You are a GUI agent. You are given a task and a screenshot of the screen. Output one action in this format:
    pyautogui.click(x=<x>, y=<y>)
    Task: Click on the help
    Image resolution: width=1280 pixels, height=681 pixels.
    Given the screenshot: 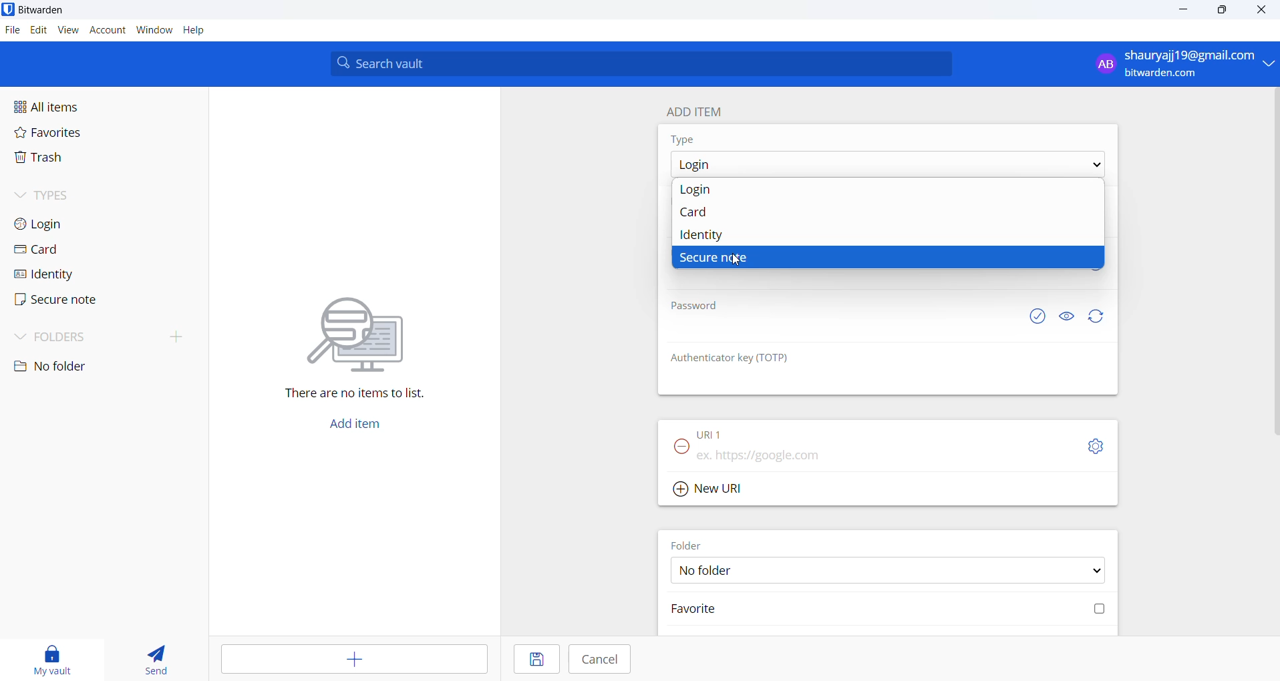 What is the action you would take?
    pyautogui.click(x=195, y=30)
    